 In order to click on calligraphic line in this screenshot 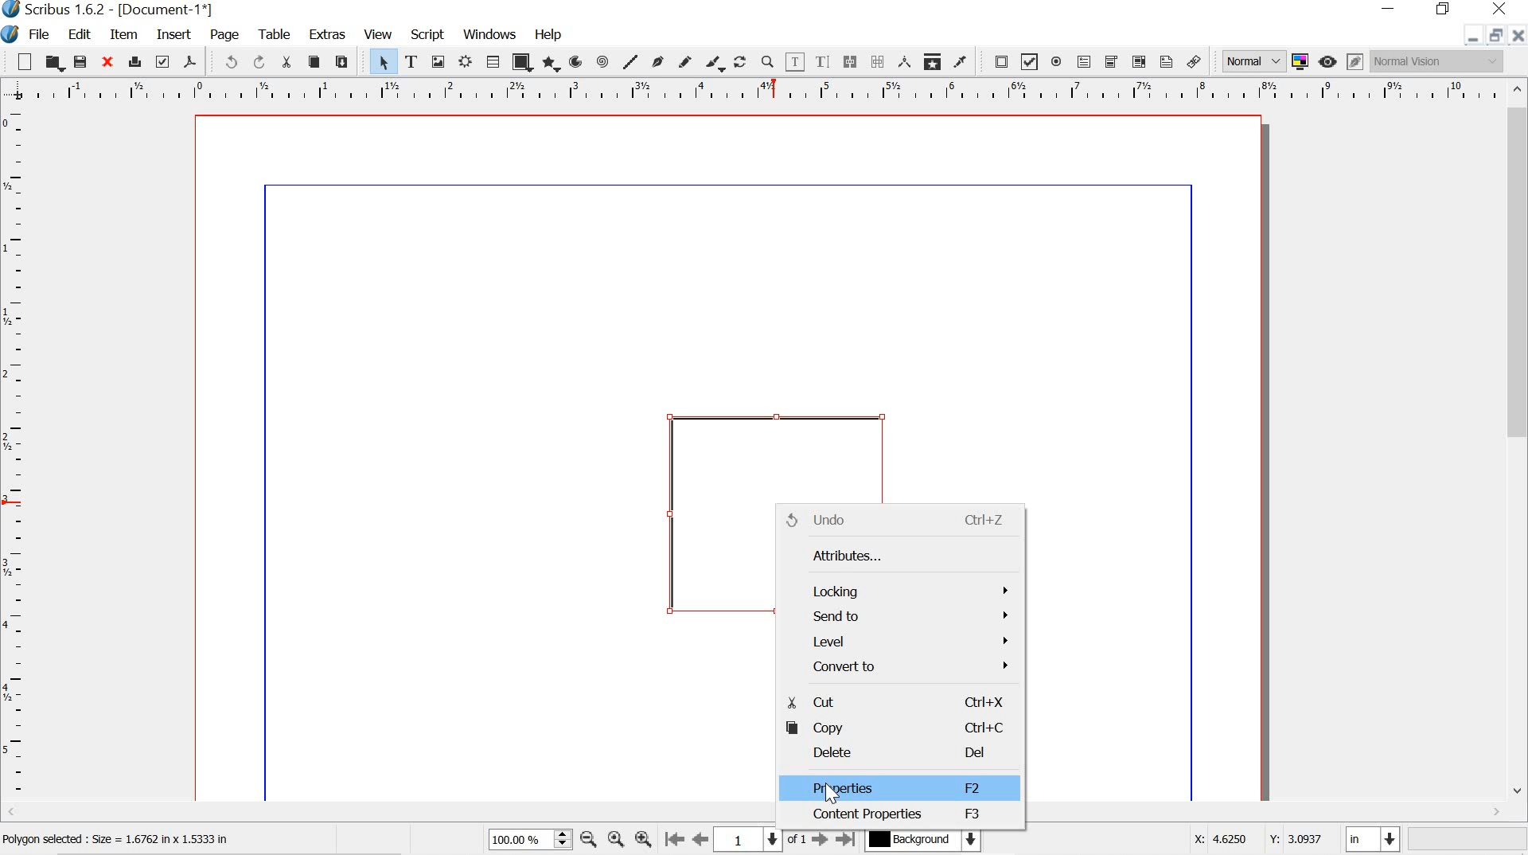, I will do `click(715, 63)`.